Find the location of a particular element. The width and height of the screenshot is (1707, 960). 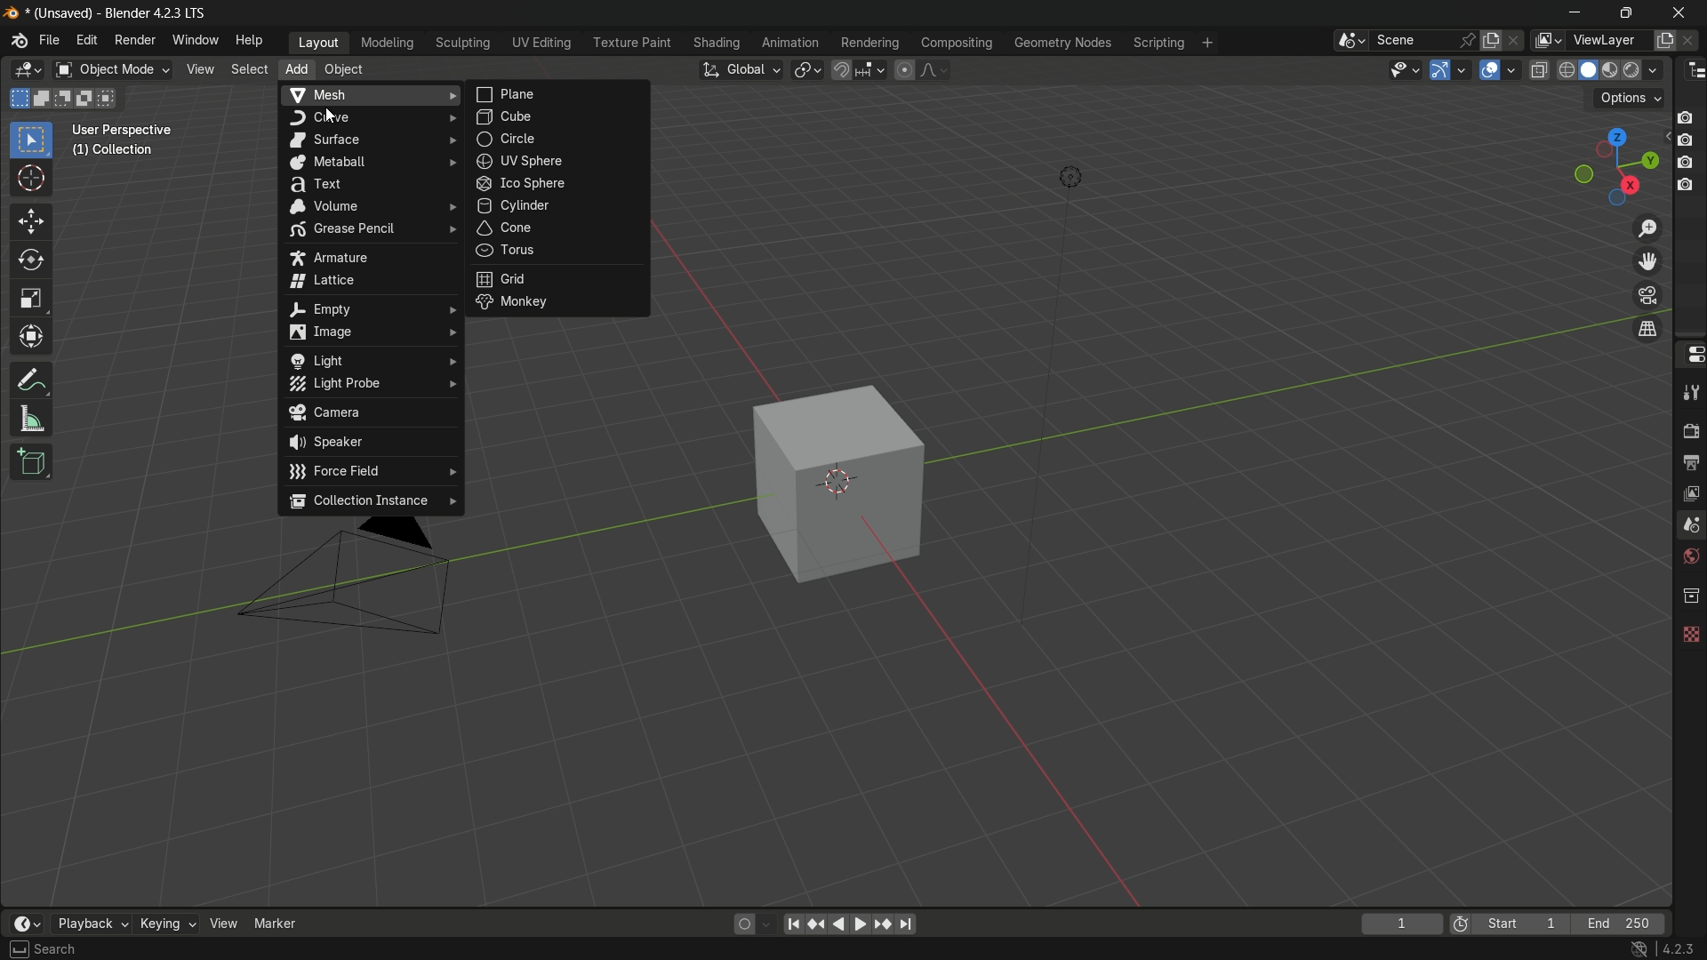

edit menu is located at coordinates (86, 41).